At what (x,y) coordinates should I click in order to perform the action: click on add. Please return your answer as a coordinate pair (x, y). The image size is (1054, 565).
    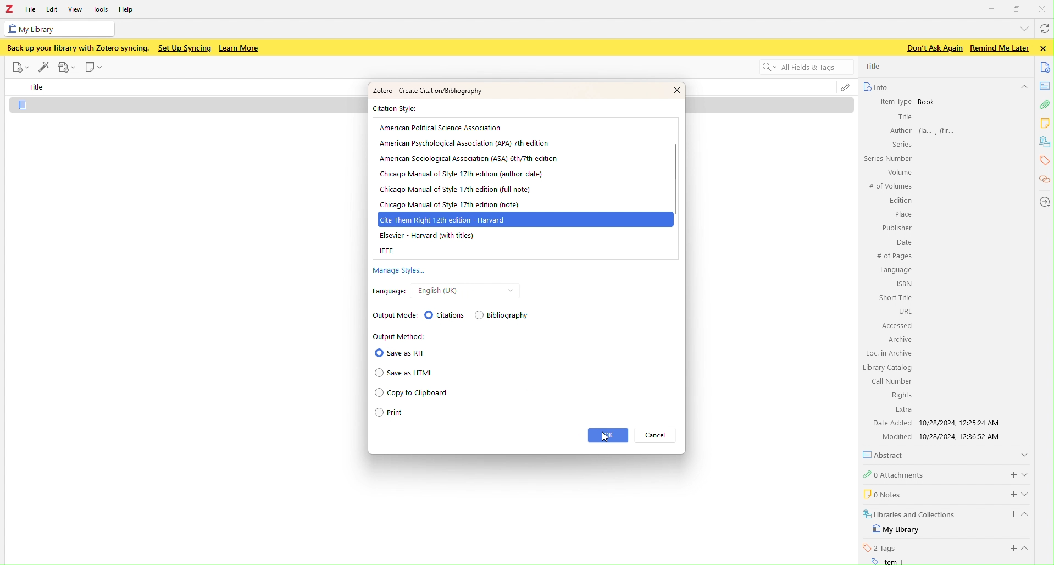
    Looking at the image, I should click on (1007, 493).